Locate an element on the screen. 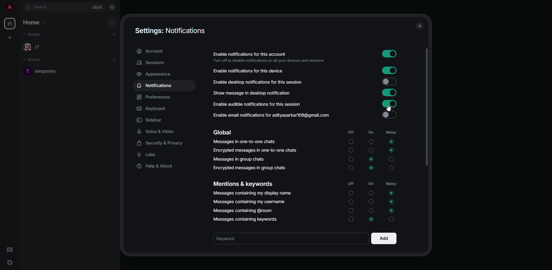 This screenshot has width=552, height=270. profile is located at coordinates (9, 7).